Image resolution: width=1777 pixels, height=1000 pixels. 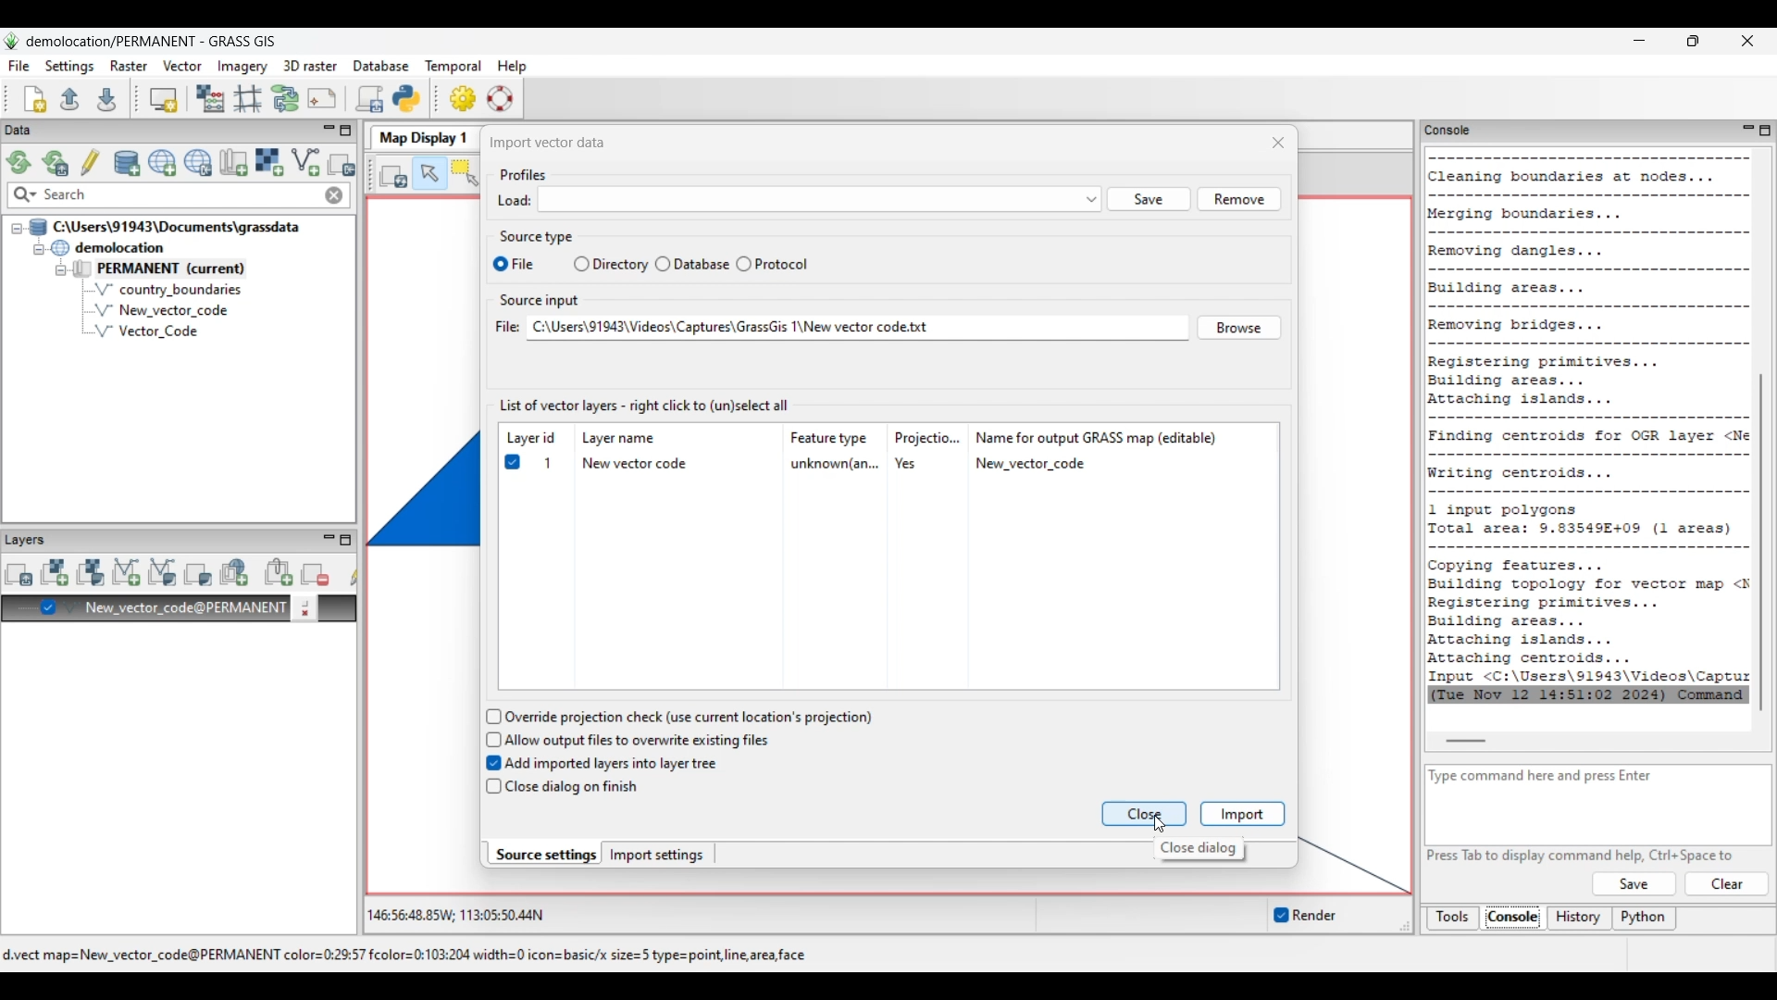 What do you see at coordinates (640, 740) in the screenshot?
I see `Allow output files to overwrite existing files` at bounding box center [640, 740].